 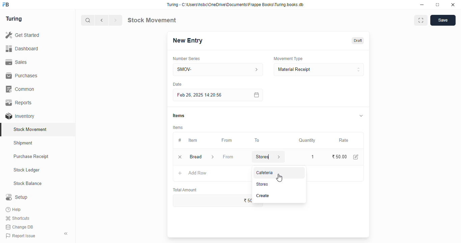 What do you see at coordinates (23, 35) in the screenshot?
I see `get started` at bounding box center [23, 35].